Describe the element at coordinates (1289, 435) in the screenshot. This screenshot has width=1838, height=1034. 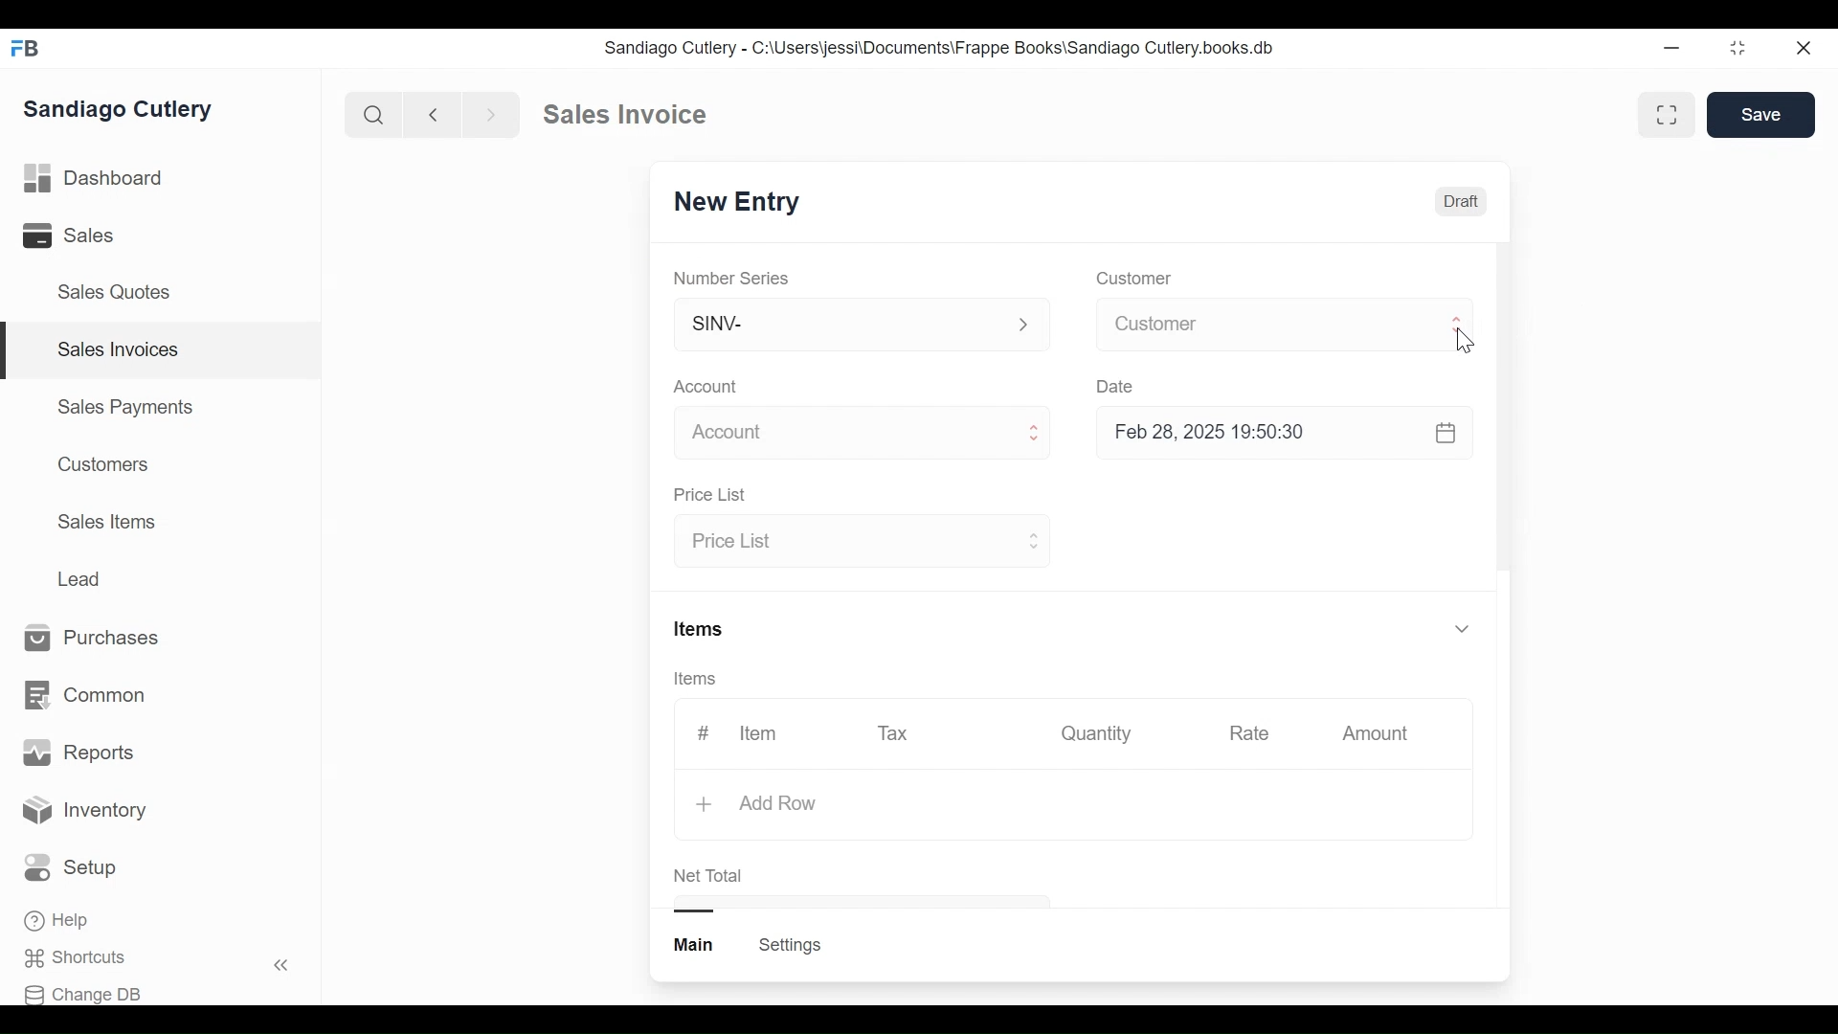
I see `Feb 28, 2025 19:50:30 &` at that location.